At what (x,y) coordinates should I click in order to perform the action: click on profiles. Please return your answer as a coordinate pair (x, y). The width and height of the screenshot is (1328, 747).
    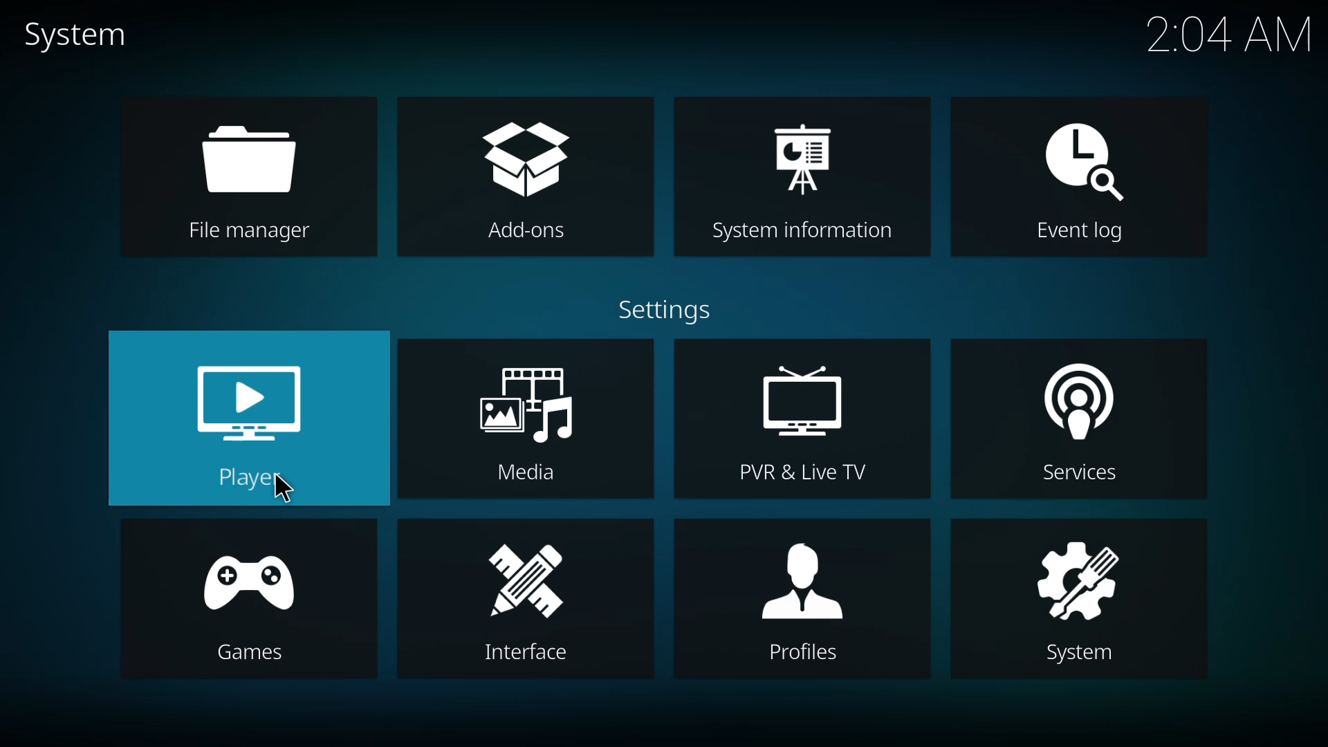
    Looking at the image, I should click on (803, 601).